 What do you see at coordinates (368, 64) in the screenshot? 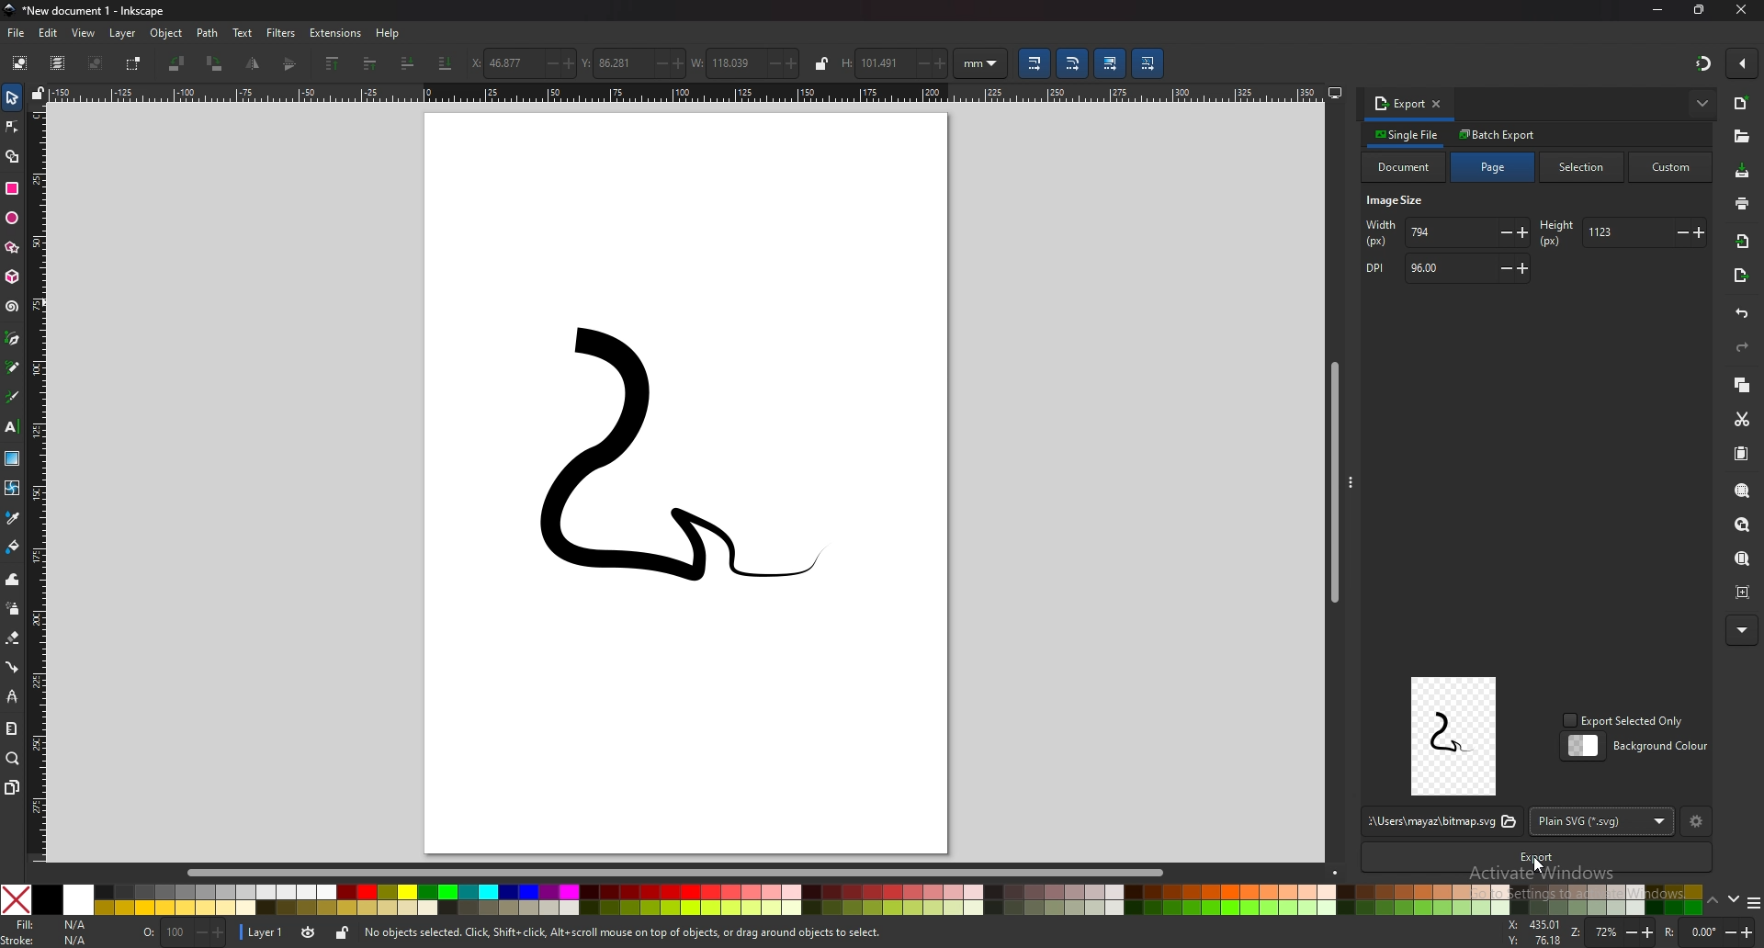
I see `raise selection one step` at bounding box center [368, 64].